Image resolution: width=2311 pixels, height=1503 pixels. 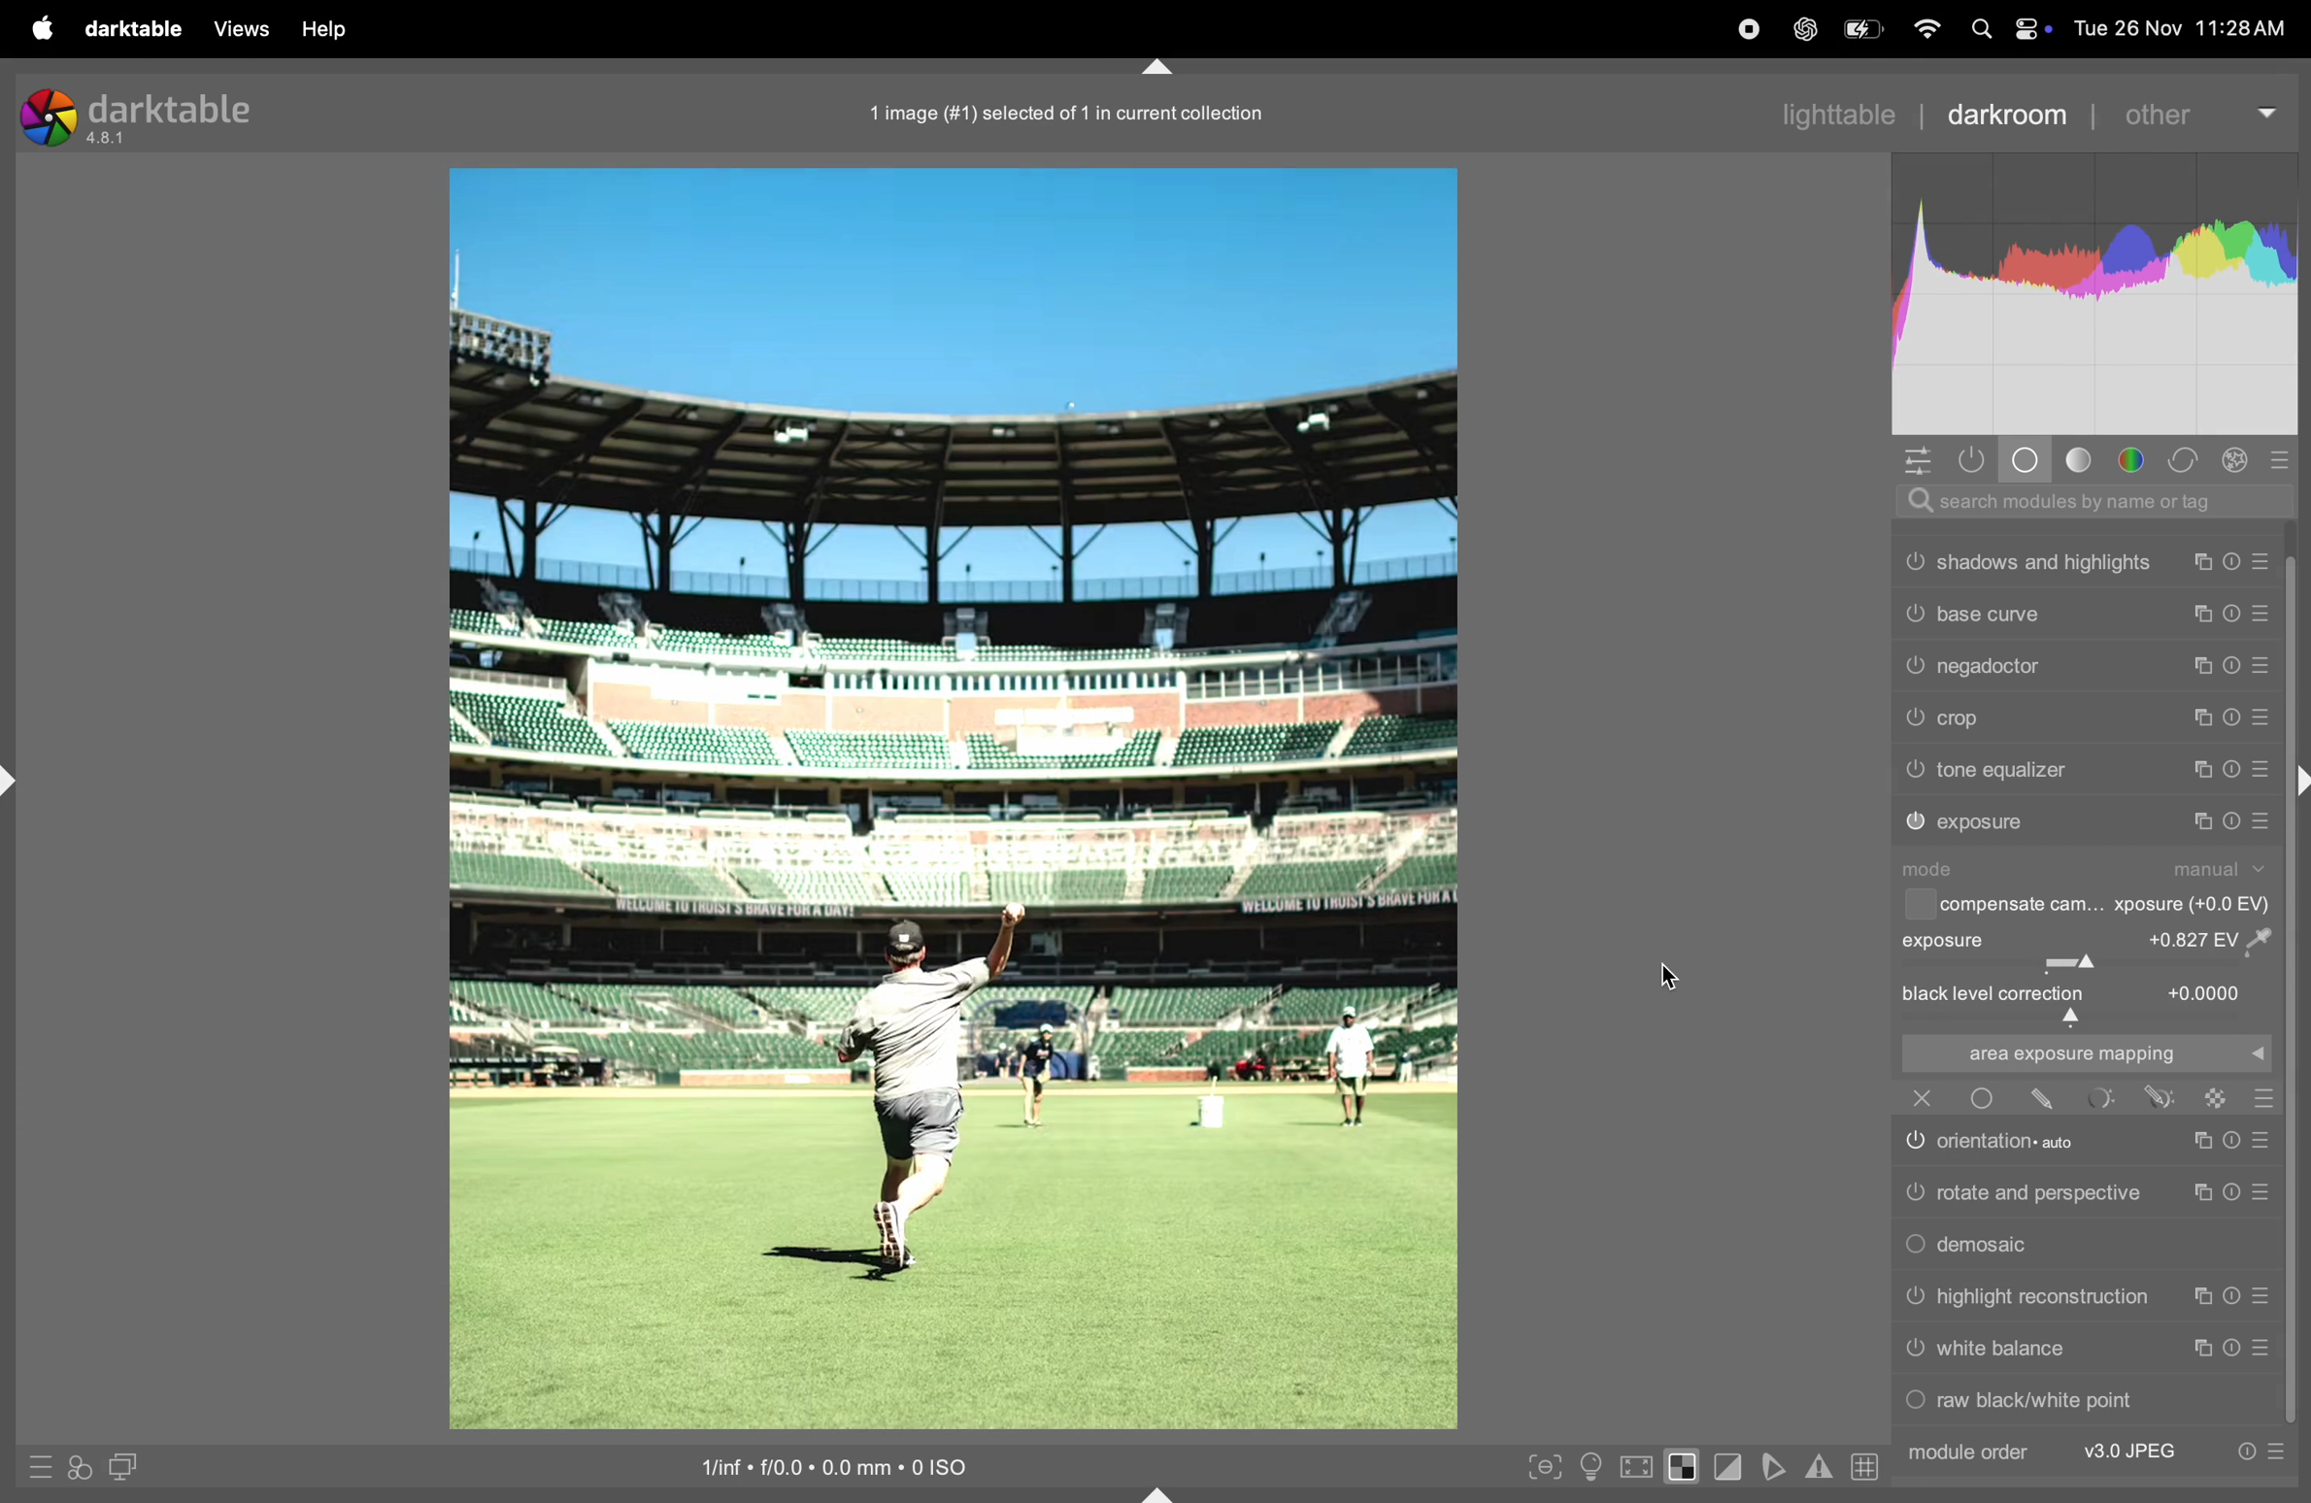 What do you see at coordinates (2023, 1140) in the screenshot?
I see `orientation` at bounding box center [2023, 1140].